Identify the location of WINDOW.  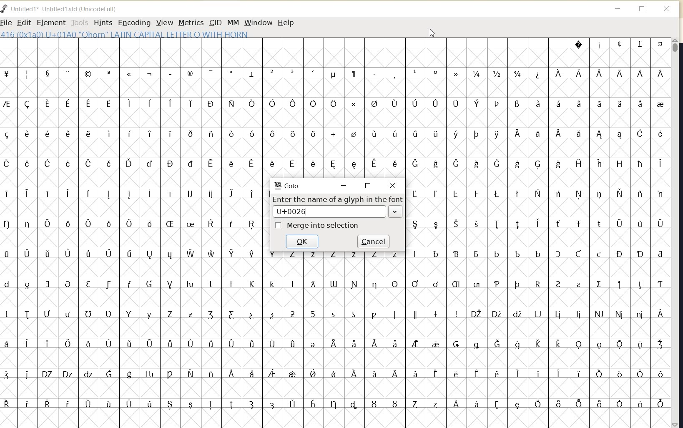
(259, 23).